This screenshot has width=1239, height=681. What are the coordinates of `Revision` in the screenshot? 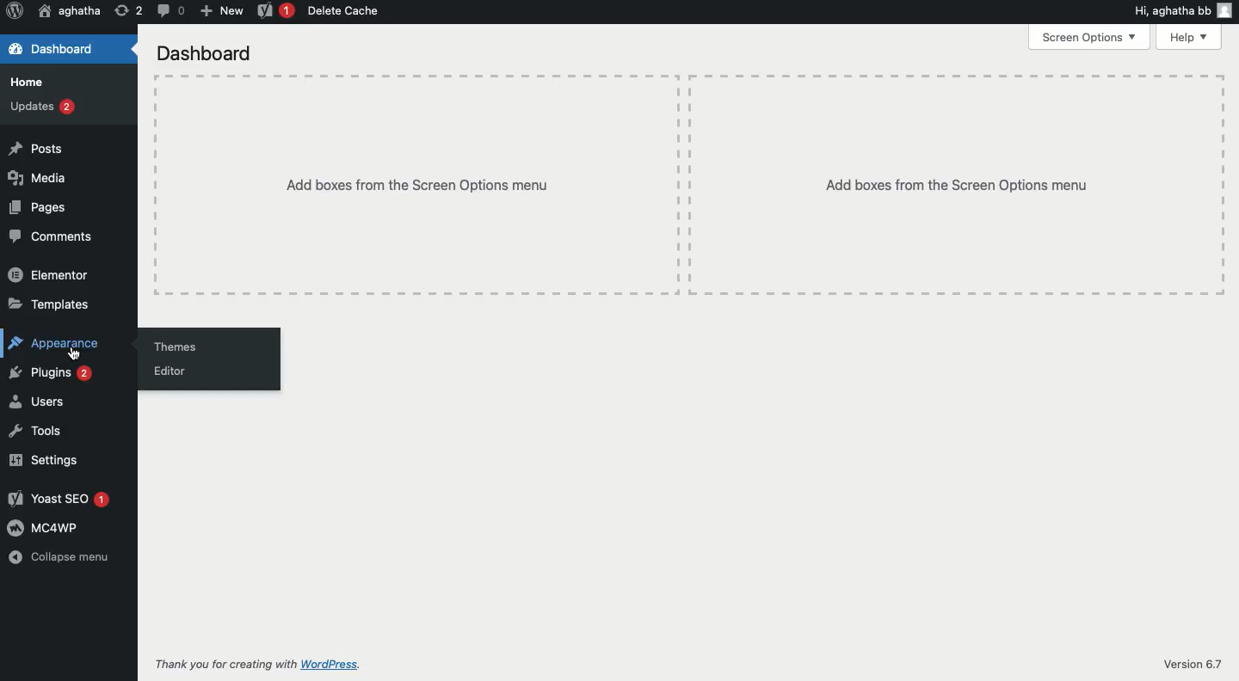 It's located at (130, 11).